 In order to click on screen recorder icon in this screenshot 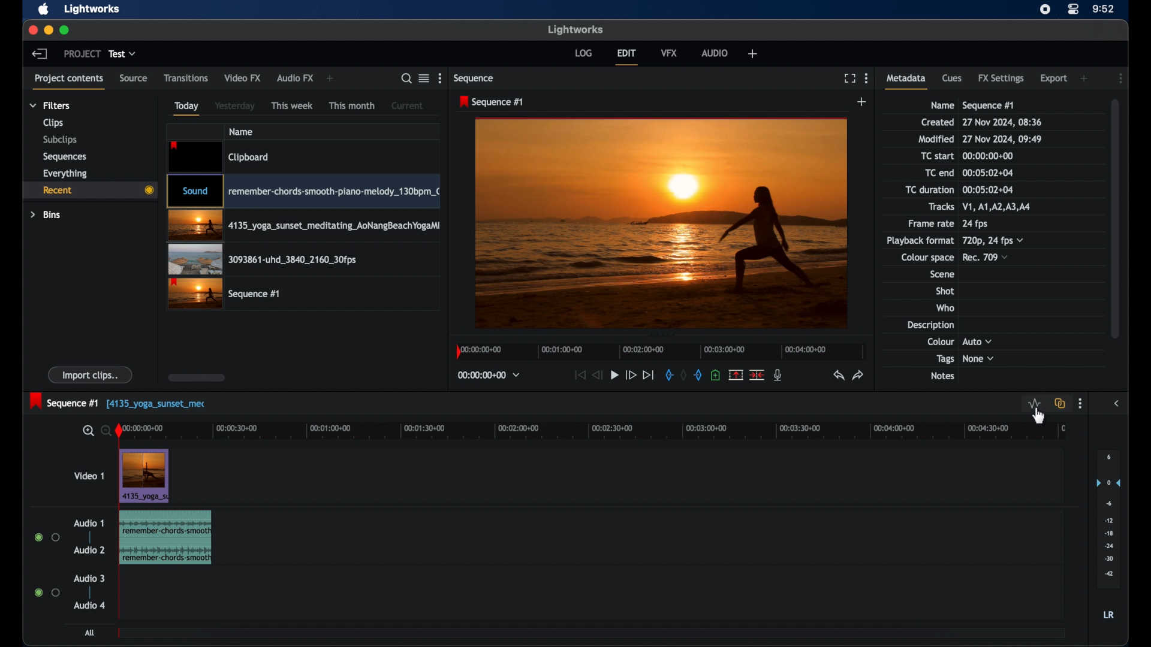, I will do `click(1045, 9)`.